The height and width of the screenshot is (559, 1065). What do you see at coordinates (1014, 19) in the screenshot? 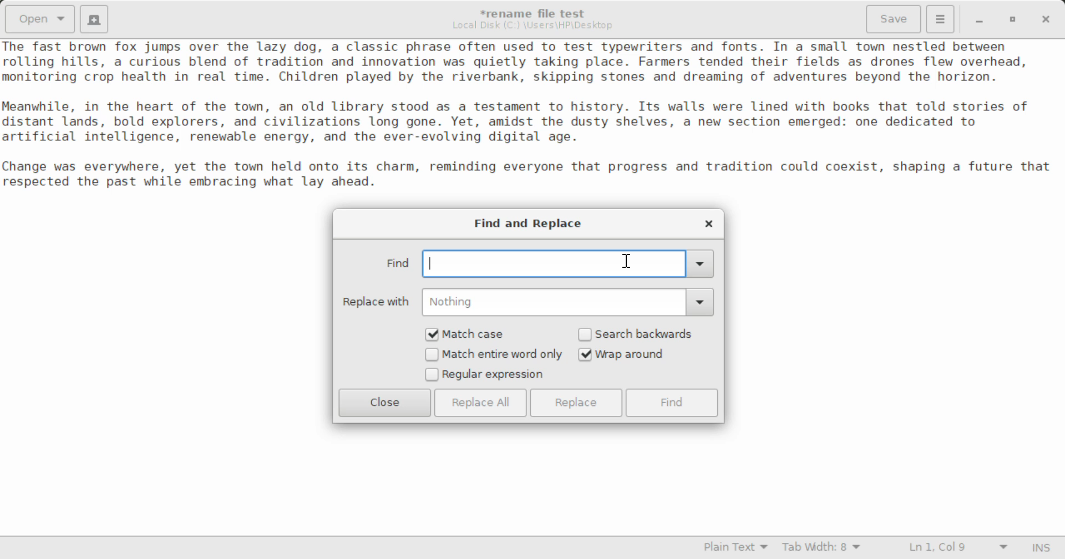
I see `Minimize` at bounding box center [1014, 19].